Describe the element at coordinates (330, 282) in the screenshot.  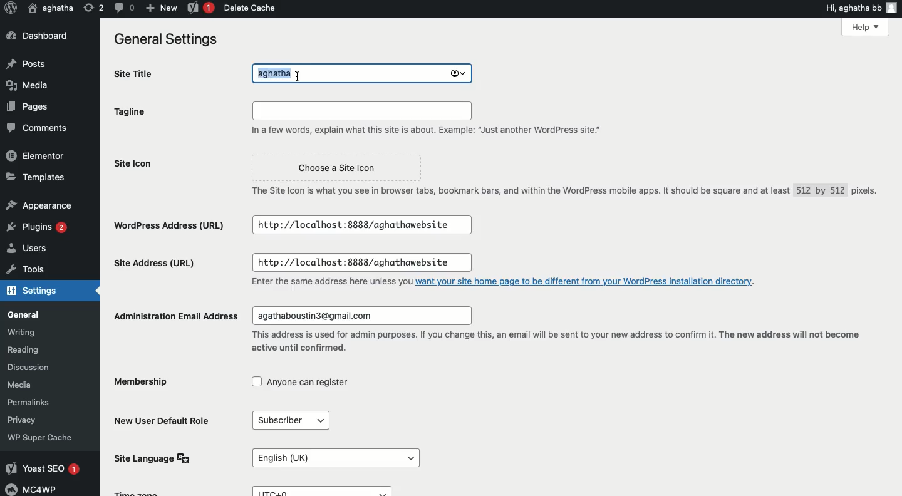
I see `Enter the same address here unless you` at that location.